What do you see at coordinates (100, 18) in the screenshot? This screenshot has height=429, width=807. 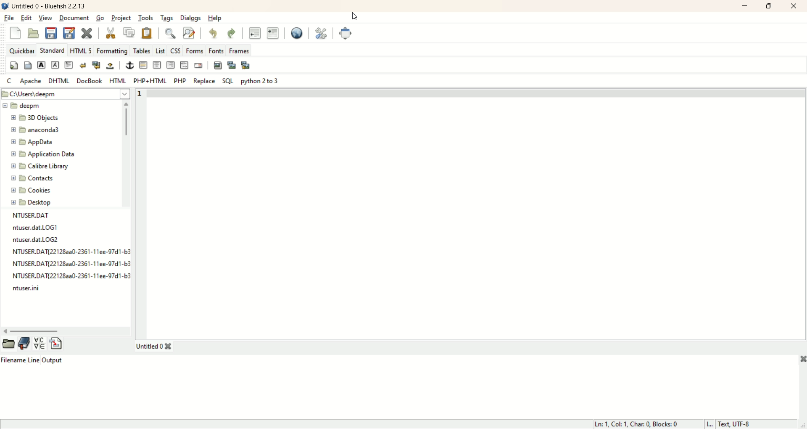 I see `go` at bounding box center [100, 18].